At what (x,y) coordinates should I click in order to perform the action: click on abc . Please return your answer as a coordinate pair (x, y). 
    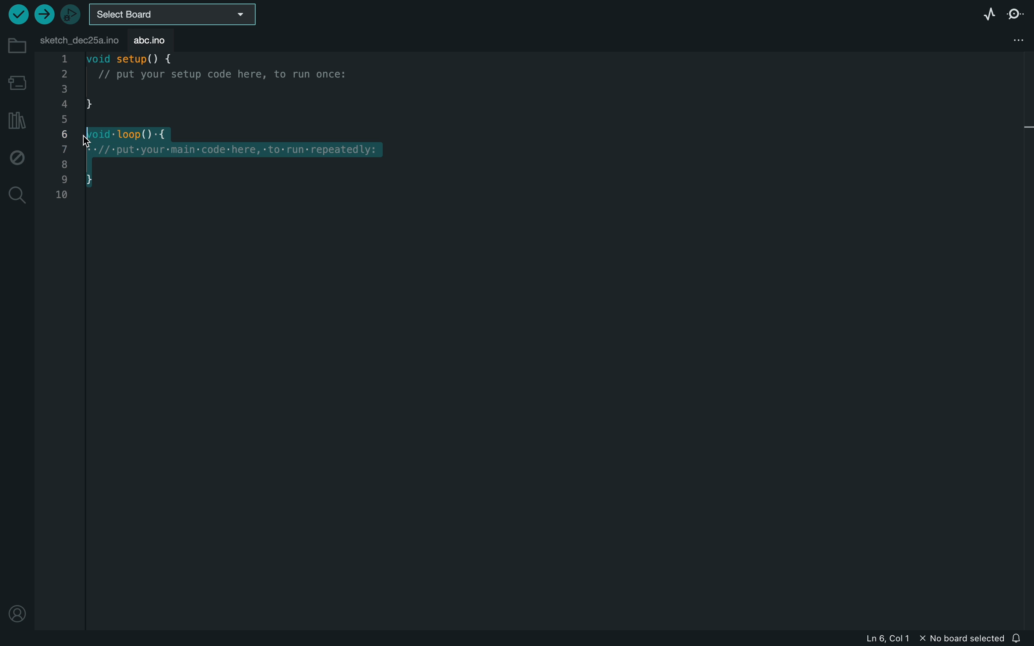
    Looking at the image, I should click on (150, 38).